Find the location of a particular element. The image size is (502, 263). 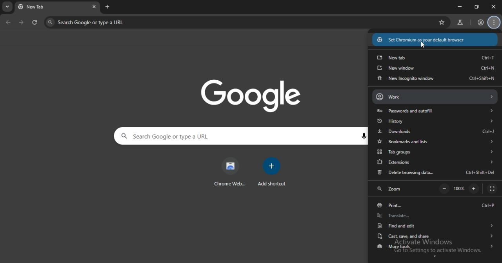

100% is located at coordinates (460, 189).